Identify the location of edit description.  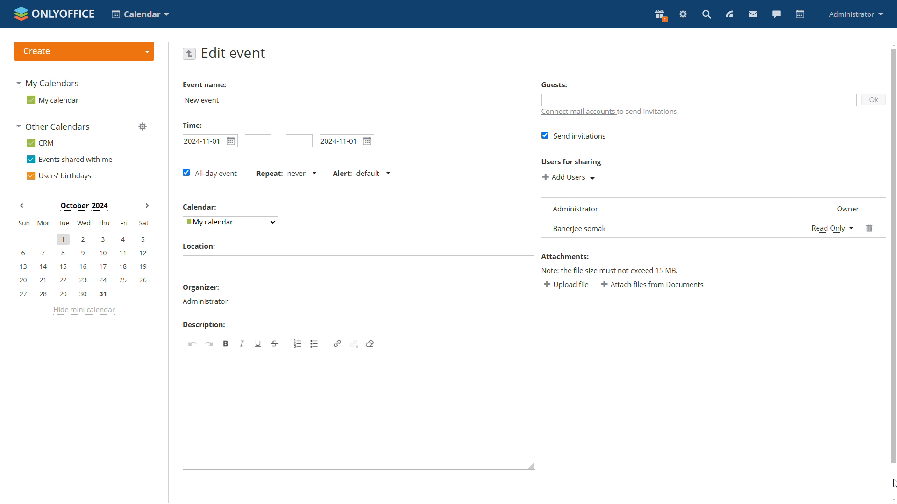
(359, 413).